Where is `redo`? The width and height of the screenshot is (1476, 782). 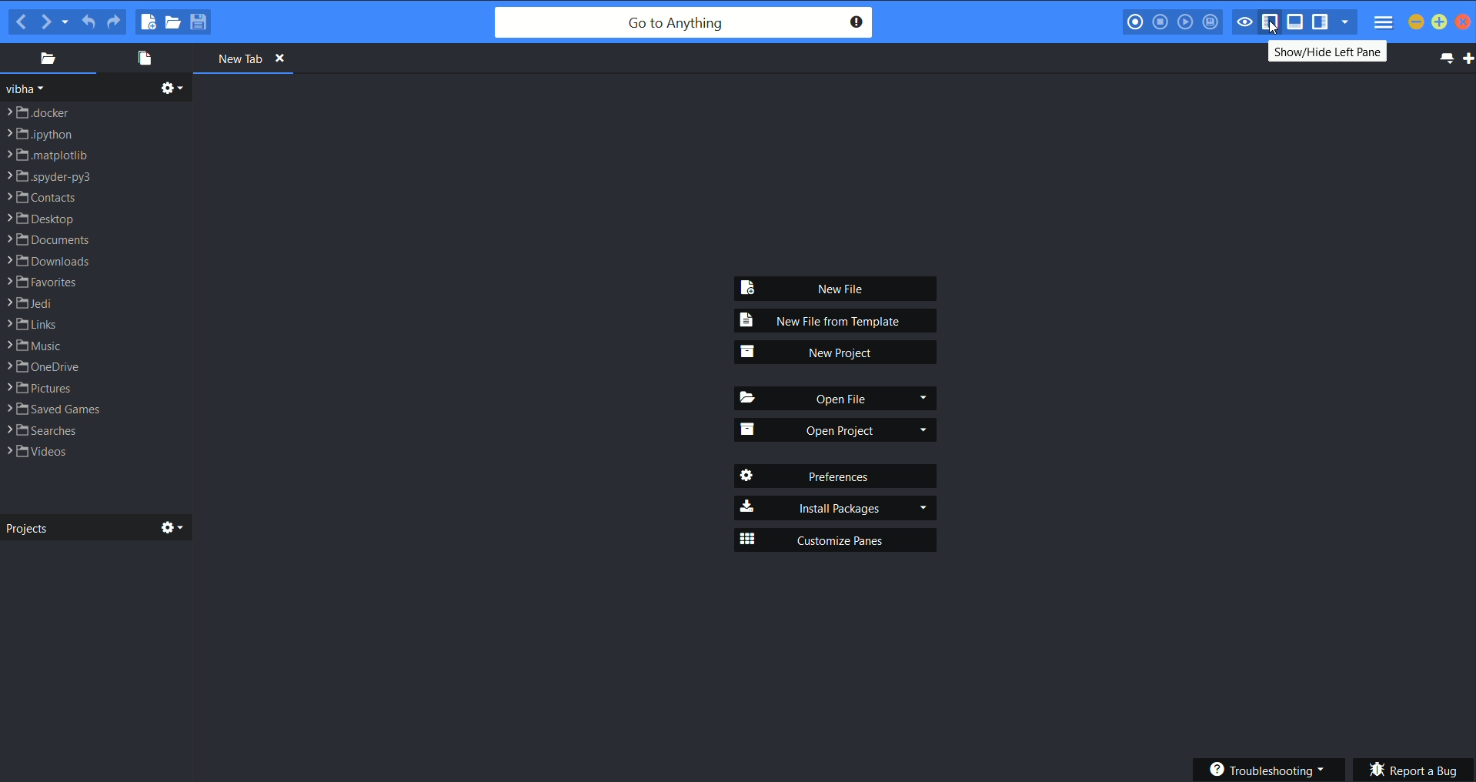 redo is located at coordinates (115, 19).